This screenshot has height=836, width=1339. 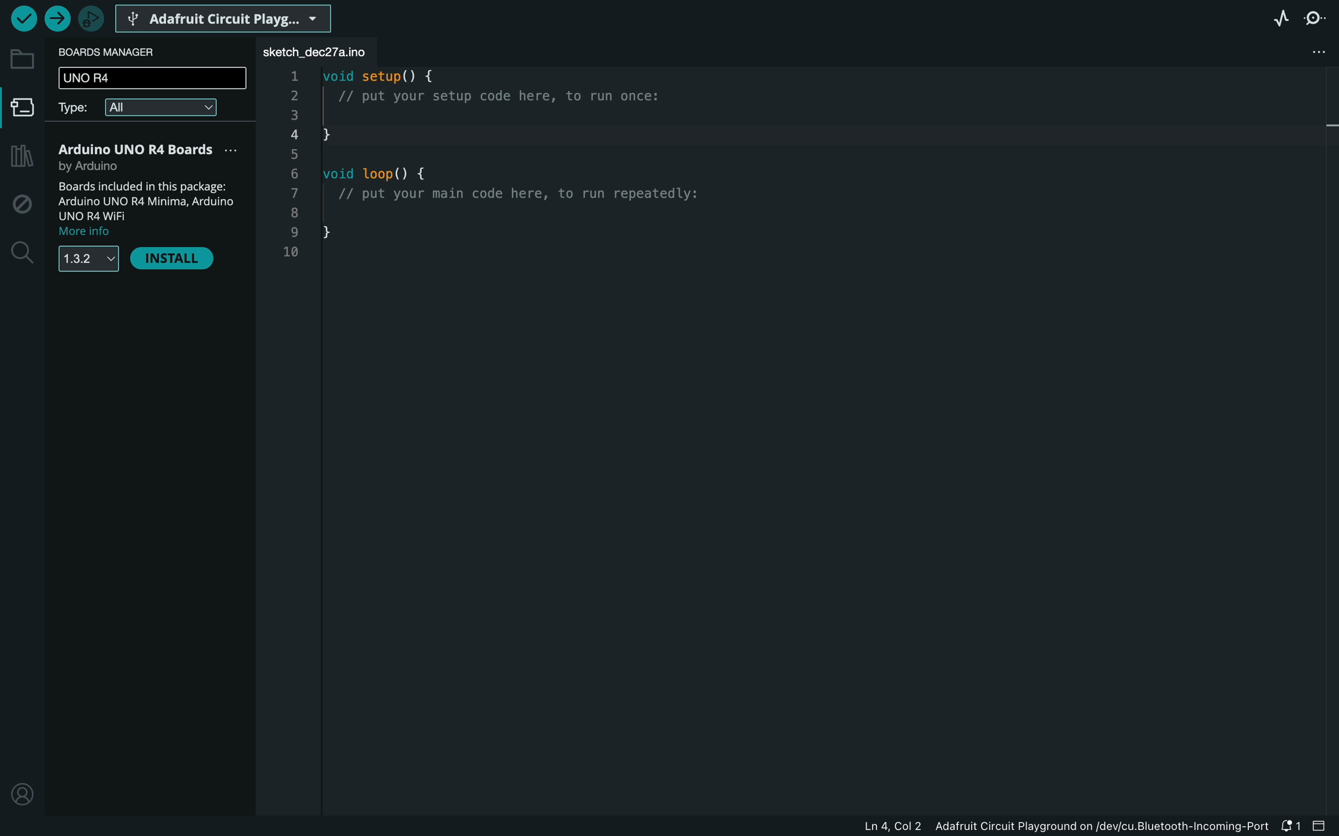 What do you see at coordinates (175, 260) in the screenshot?
I see `install` at bounding box center [175, 260].